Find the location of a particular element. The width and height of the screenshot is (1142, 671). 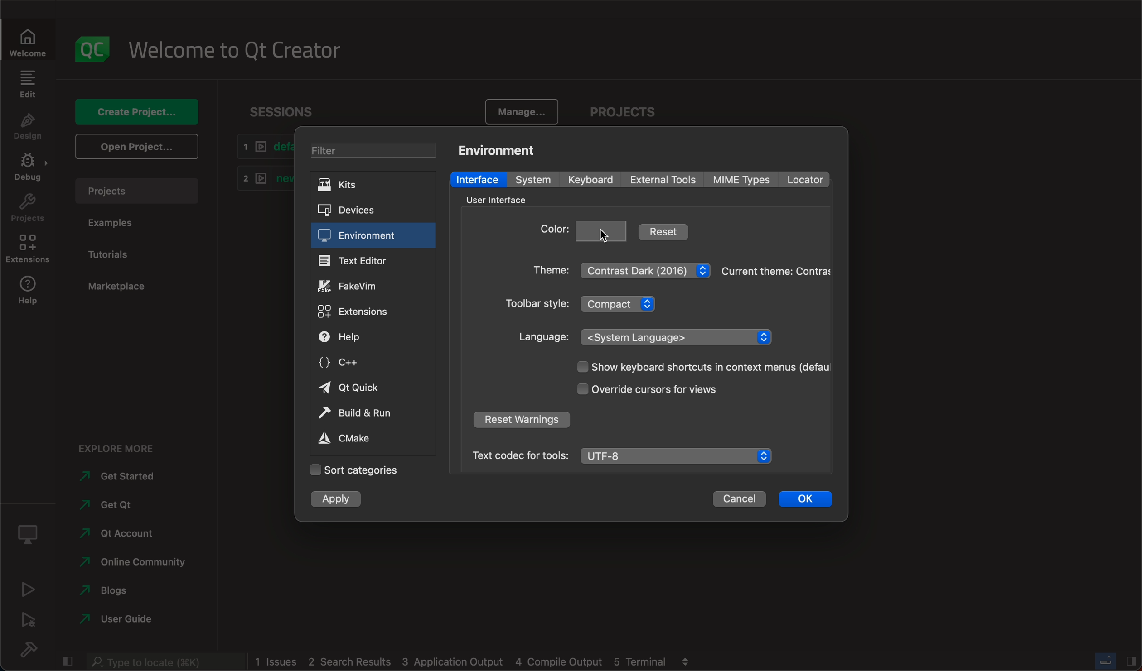

Welcome is located at coordinates (29, 40).